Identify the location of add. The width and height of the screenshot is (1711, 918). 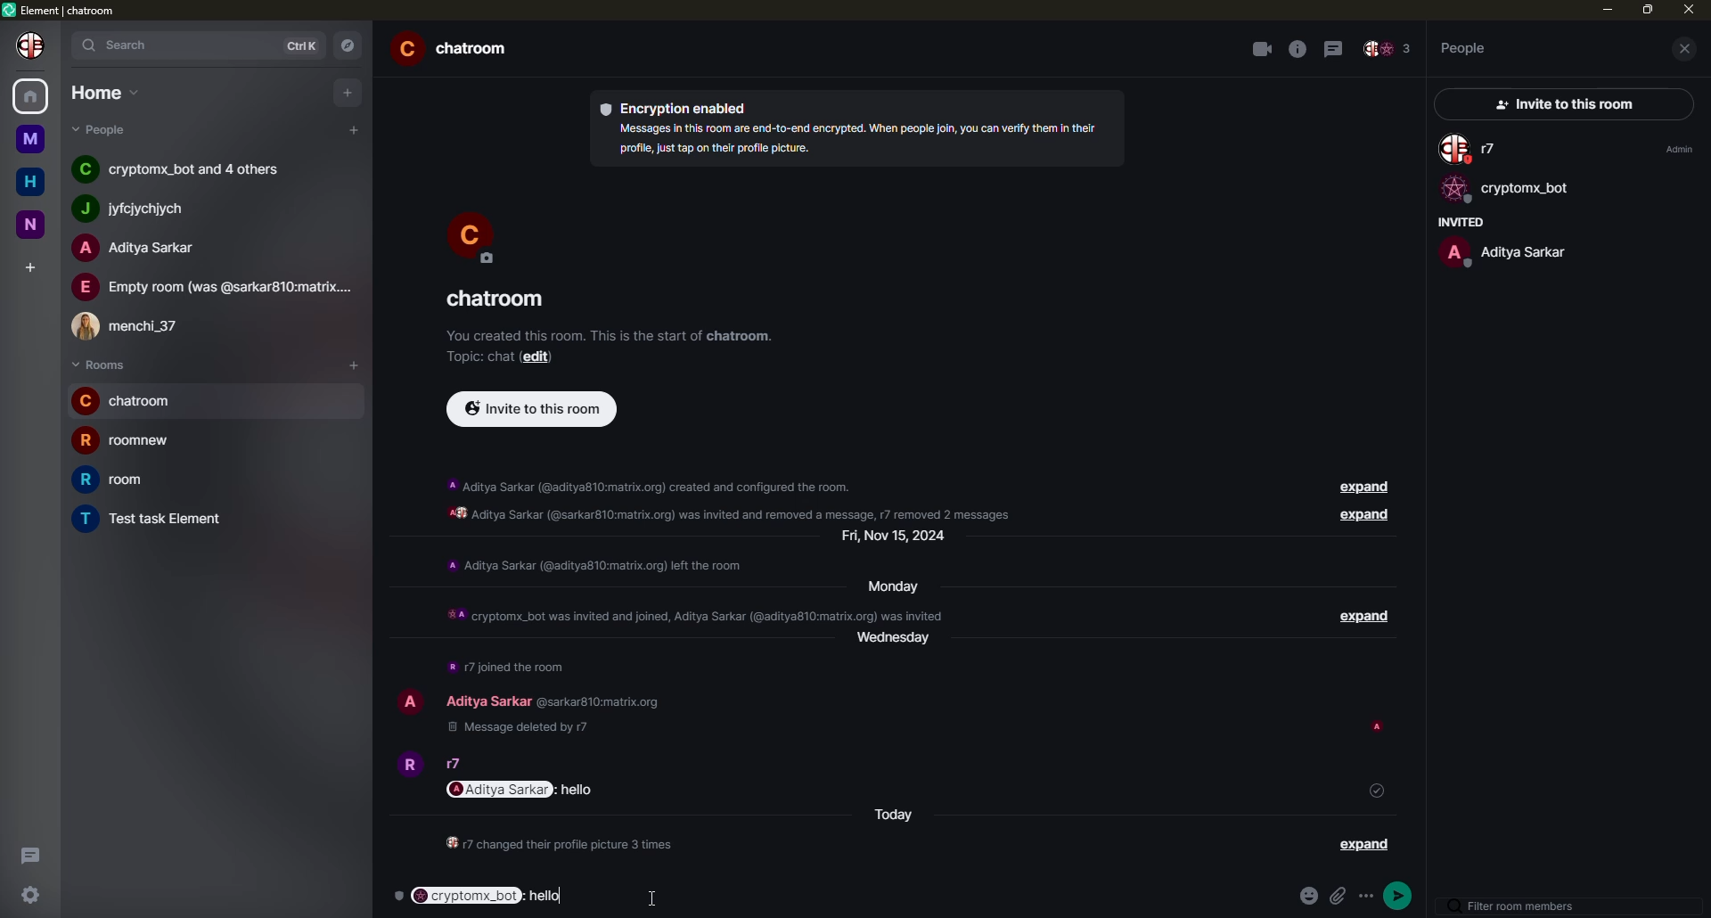
(358, 364).